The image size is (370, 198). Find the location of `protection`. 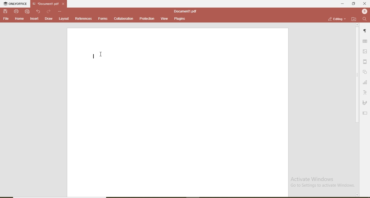

protection is located at coordinates (147, 19).